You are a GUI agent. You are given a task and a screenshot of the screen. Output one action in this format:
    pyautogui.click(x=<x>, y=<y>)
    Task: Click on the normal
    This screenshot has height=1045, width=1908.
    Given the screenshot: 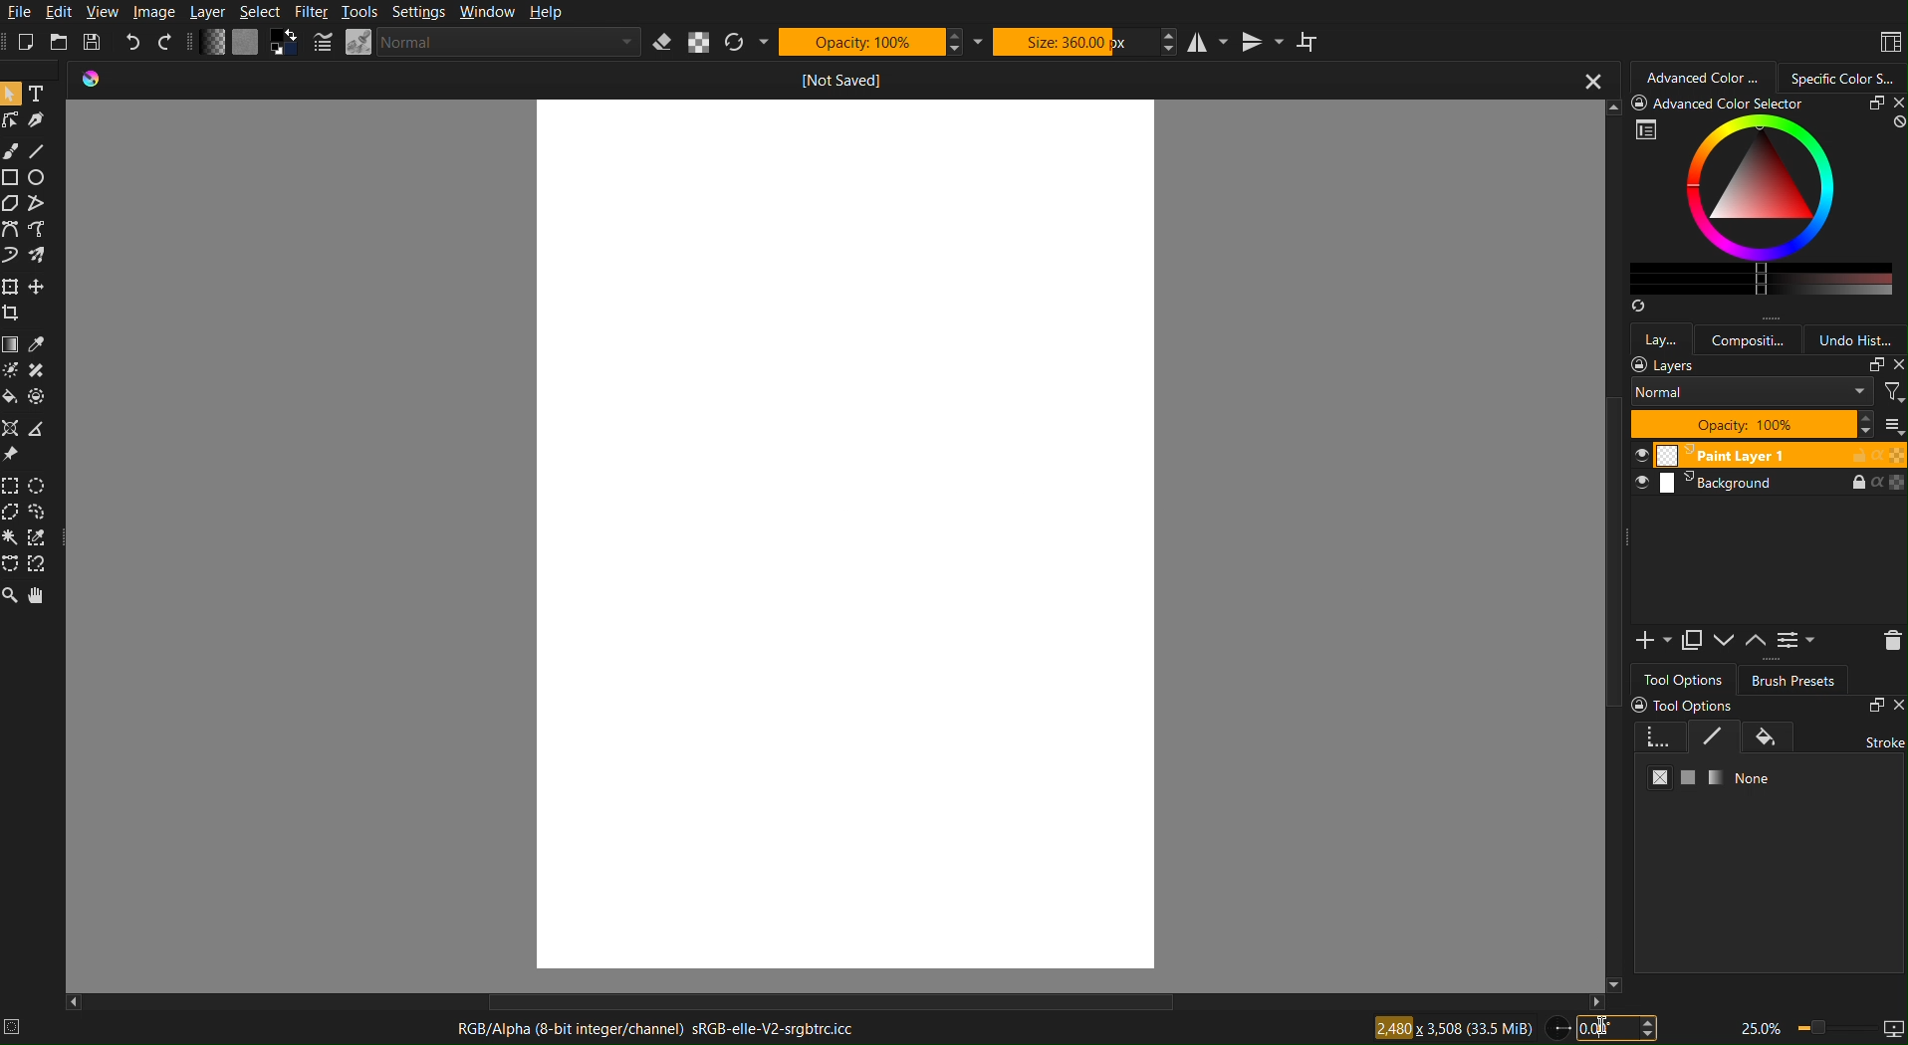 What is the action you would take?
    pyautogui.click(x=1752, y=394)
    